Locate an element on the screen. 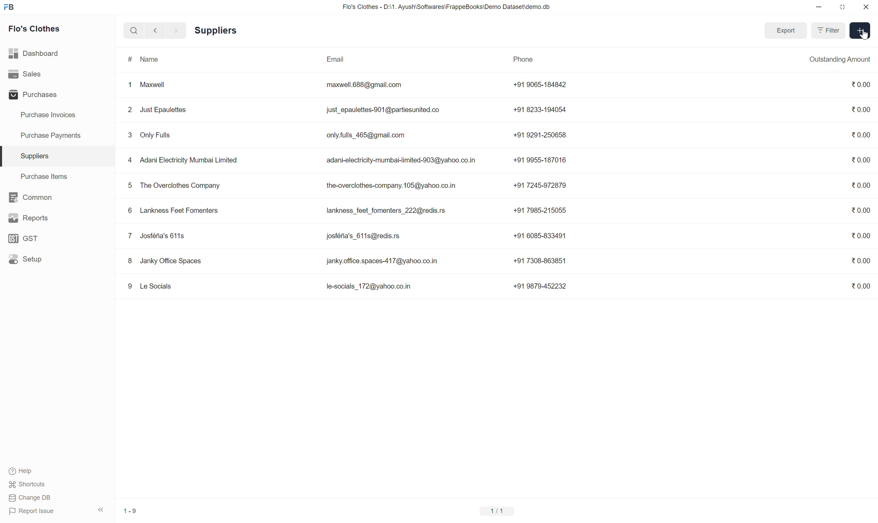 The height and width of the screenshot is (523, 878). 0.00 is located at coordinates (861, 260).